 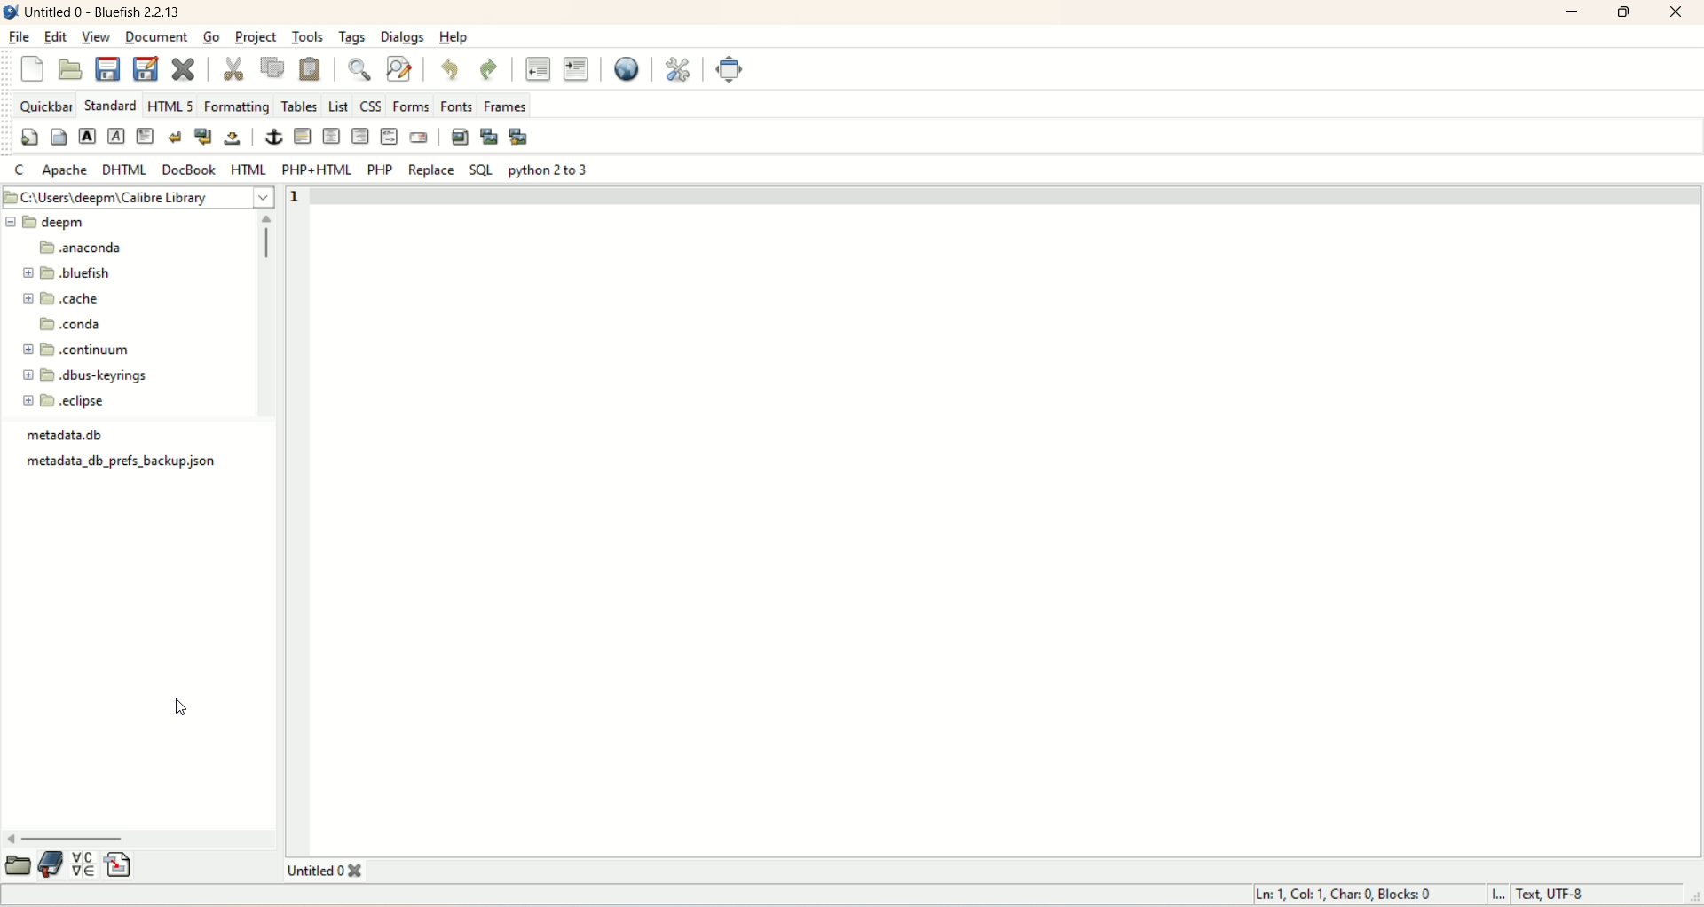 What do you see at coordinates (382, 170) in the screenshot?
I see `PHP` at bounding box center [382, 170].